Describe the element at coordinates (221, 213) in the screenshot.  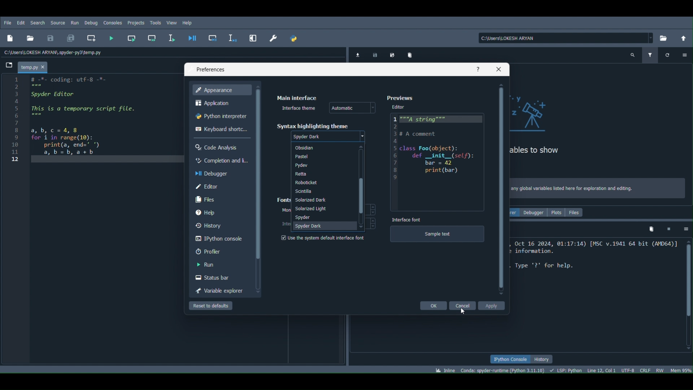
I see `Help` at that location.